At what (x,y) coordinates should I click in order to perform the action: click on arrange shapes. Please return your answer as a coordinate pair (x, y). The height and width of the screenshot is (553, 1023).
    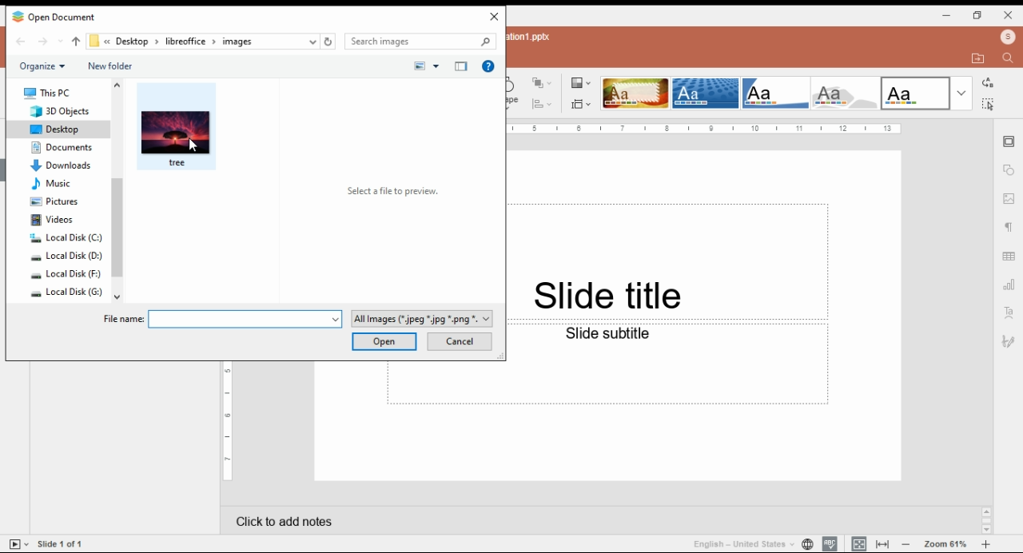
    Looking at the image, I should click on (543, 84).